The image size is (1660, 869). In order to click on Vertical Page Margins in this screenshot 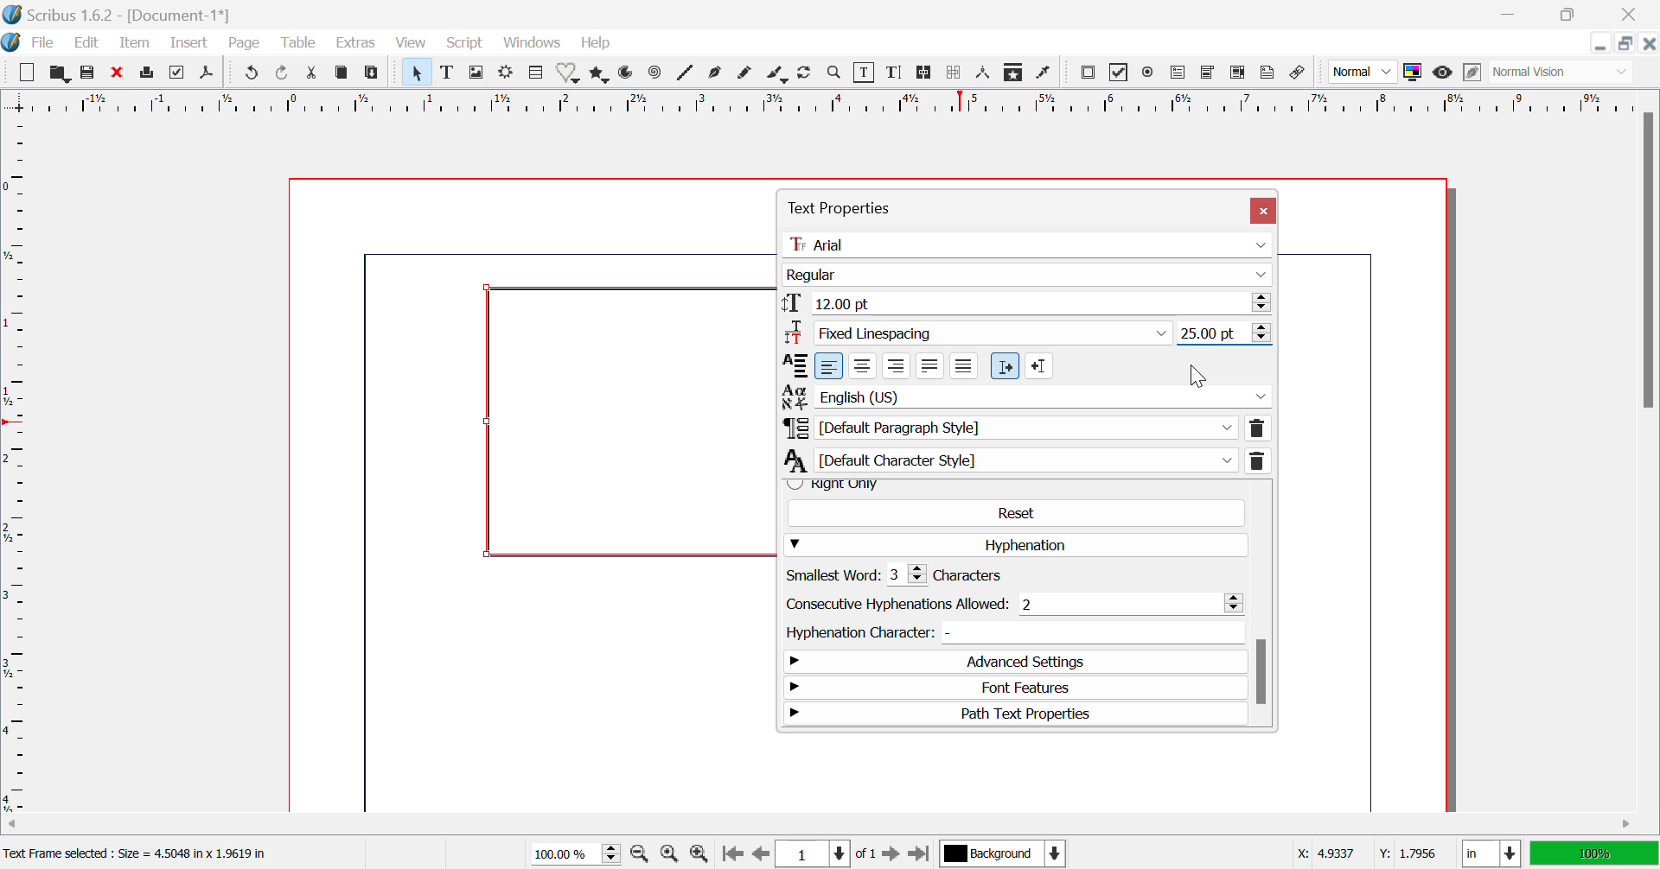, I will do `click(826, 103)`.